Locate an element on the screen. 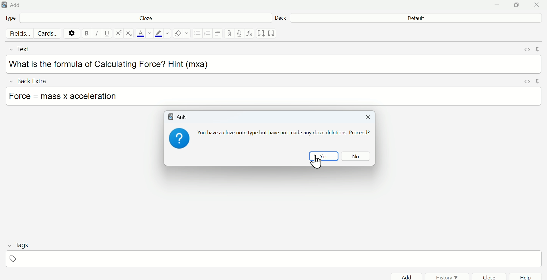  Close is located at coordinates (536, 6).